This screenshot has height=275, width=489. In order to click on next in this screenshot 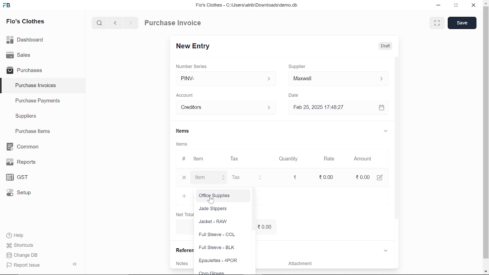, I will do `click(131, 24)`.